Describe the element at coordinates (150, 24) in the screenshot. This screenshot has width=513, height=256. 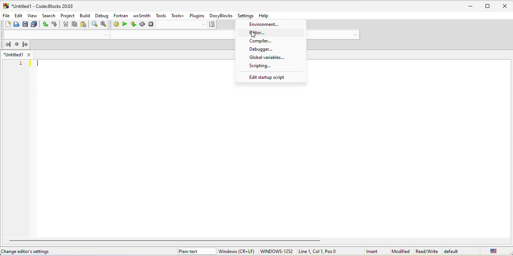
I see `abort` at that location.